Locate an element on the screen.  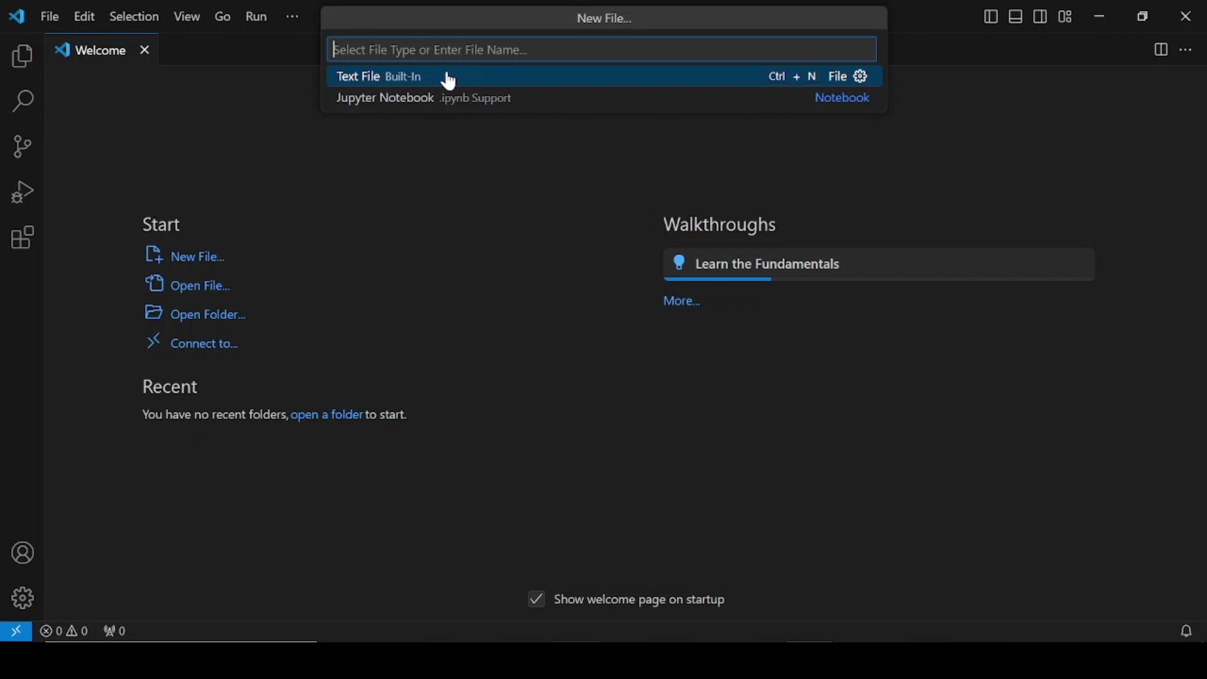
go is located at coordinates (224, 17).